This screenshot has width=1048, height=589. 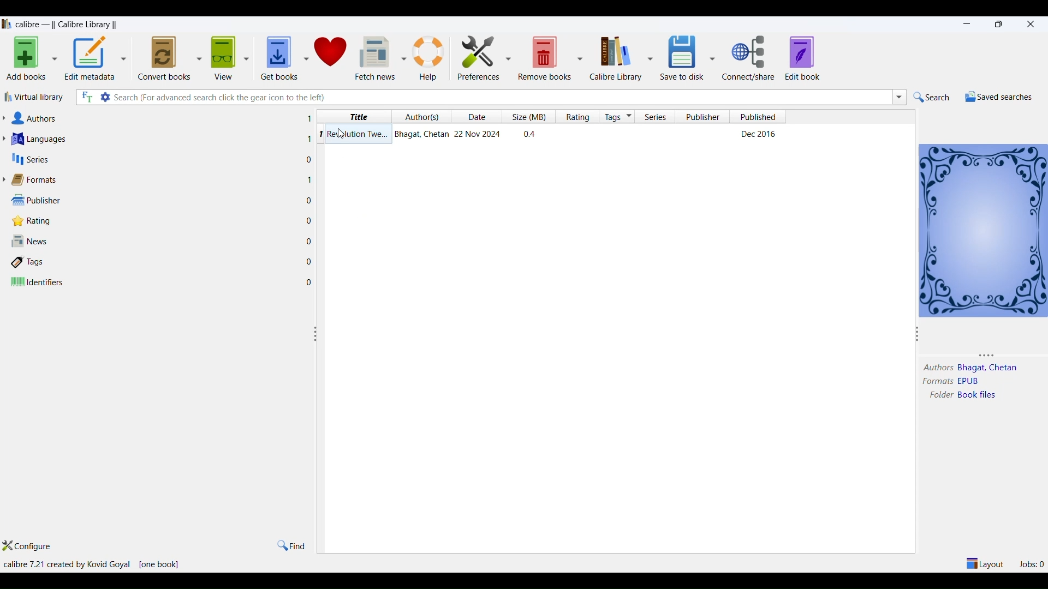 I want to click on 0, so click(x=309, y=239).